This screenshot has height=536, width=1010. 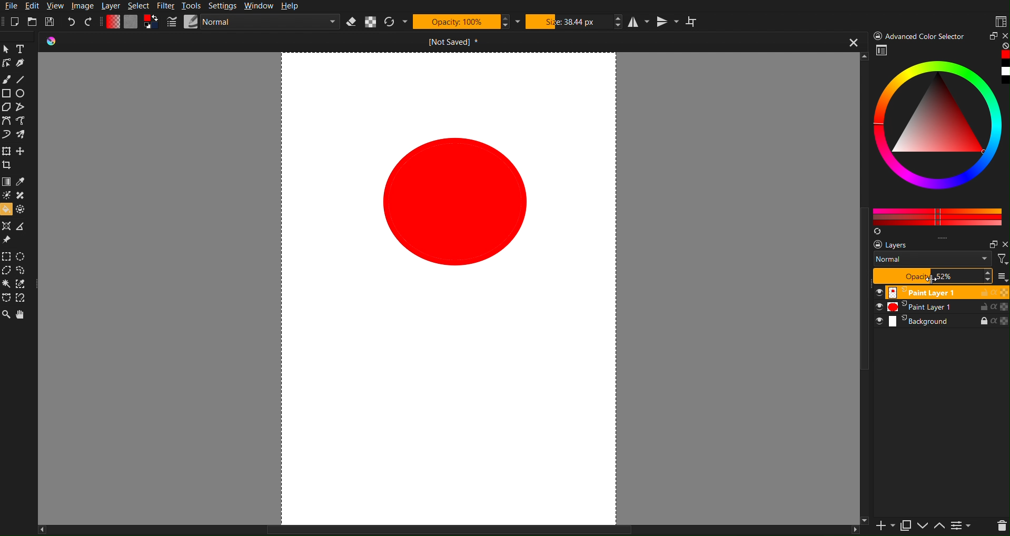 What do you see at coordinates (941, 128) in the screenshot?
I see `Color picker` at bounding box center [941, 128].